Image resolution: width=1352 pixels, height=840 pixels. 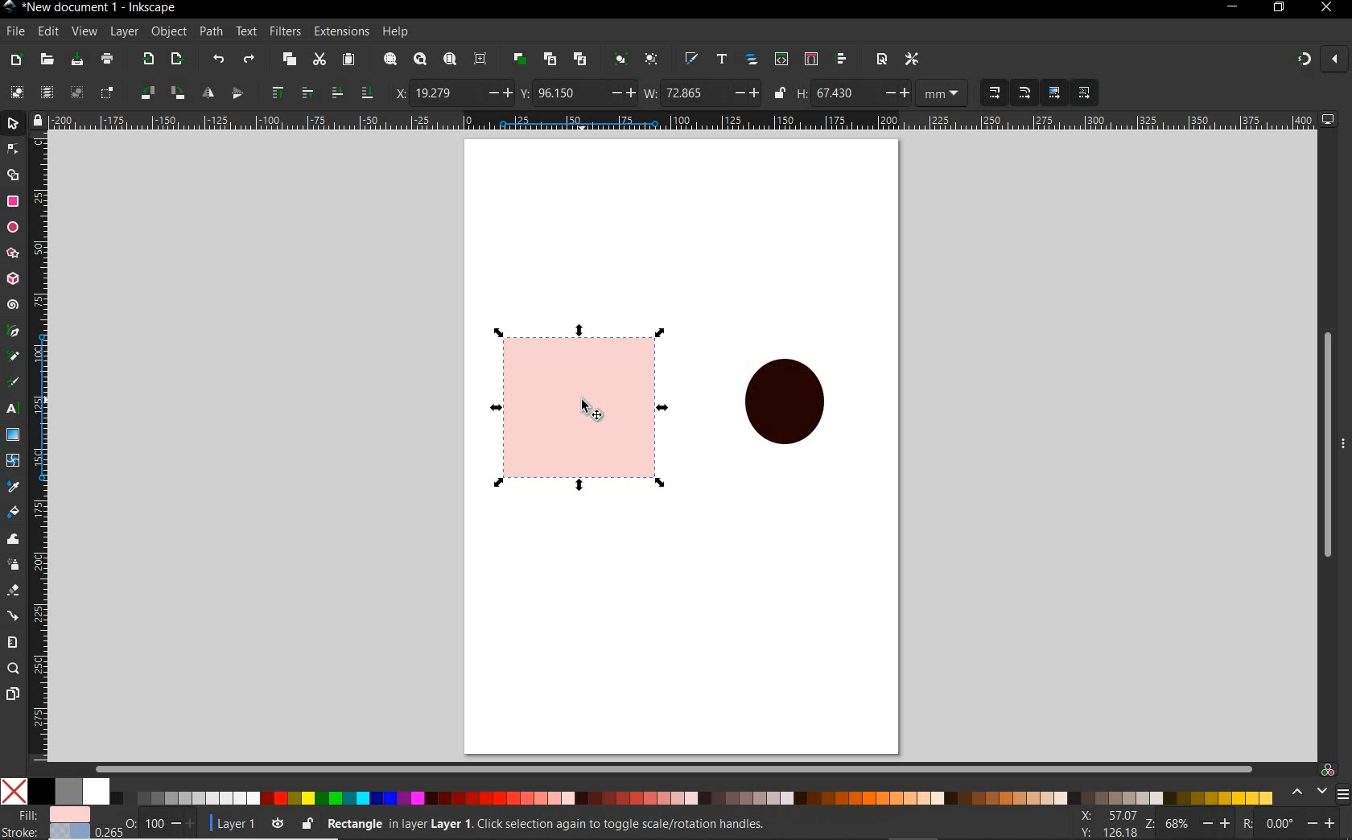 What do you see at coordinates (11, 147) in the screenshot?
I see `node tool` at bounding box center [11, 147].